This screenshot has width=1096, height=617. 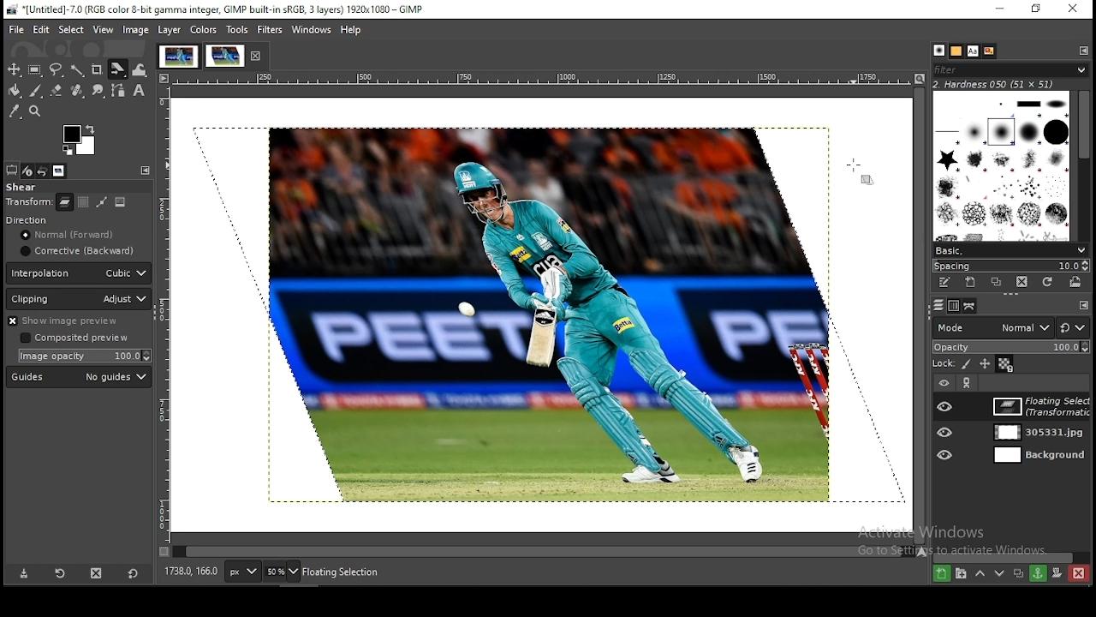 What do you see at coordinates (16, 111) in the screenshot?
I see `color picker tool` at bounding box center [16, 111].